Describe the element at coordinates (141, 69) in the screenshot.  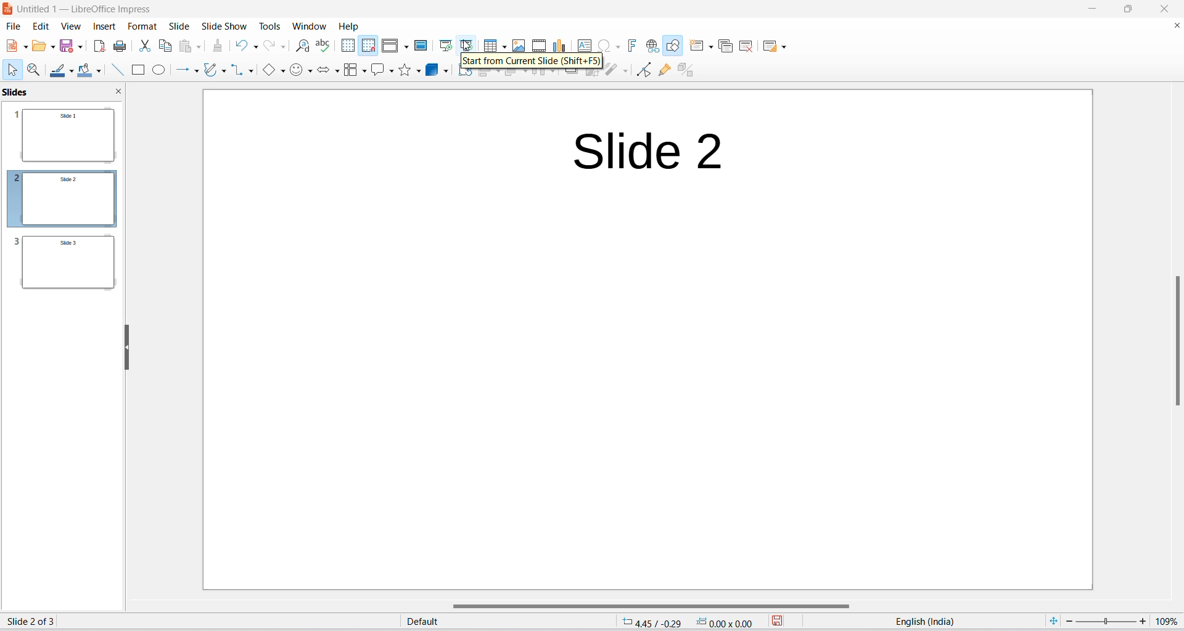
I see `rectangle` at that location.